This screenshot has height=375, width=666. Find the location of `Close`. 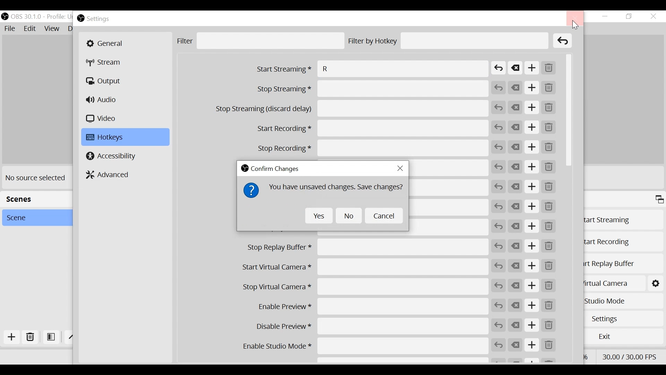

Close is located at coordinates (400, 168).